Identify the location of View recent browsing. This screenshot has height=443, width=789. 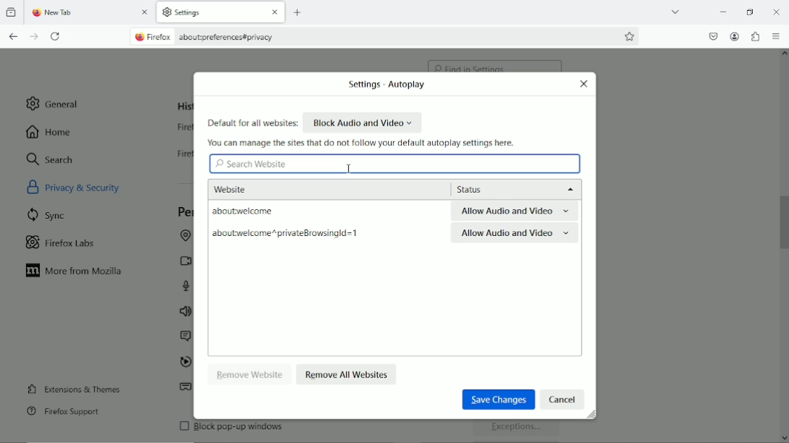
(12, 13).